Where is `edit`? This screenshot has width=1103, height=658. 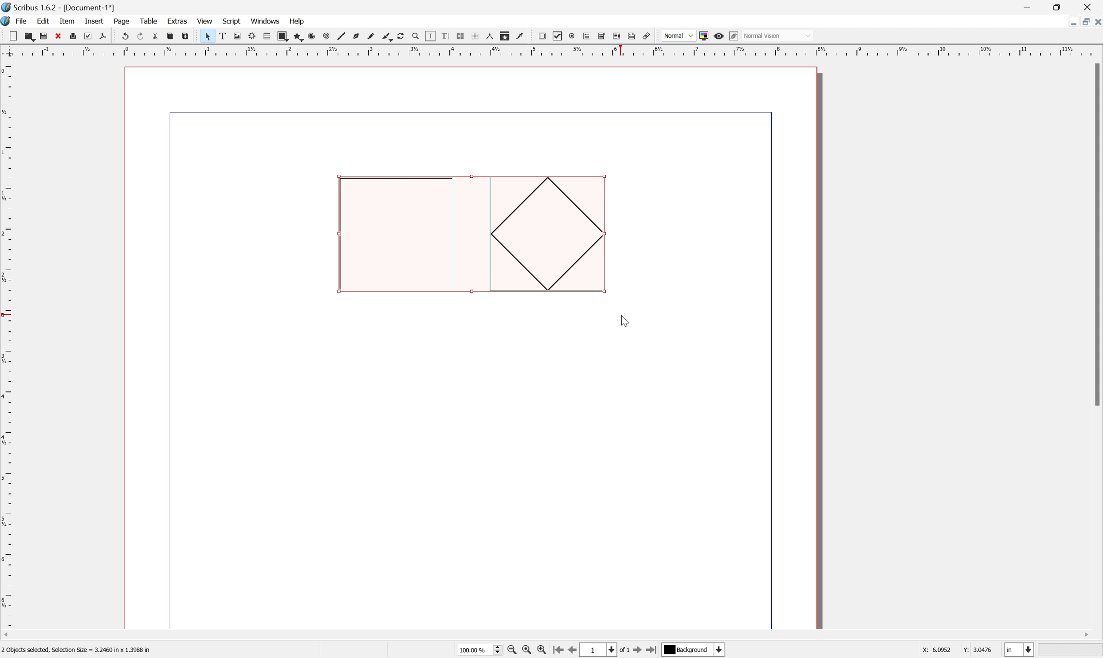
edit is located at coordinates (44, 21).